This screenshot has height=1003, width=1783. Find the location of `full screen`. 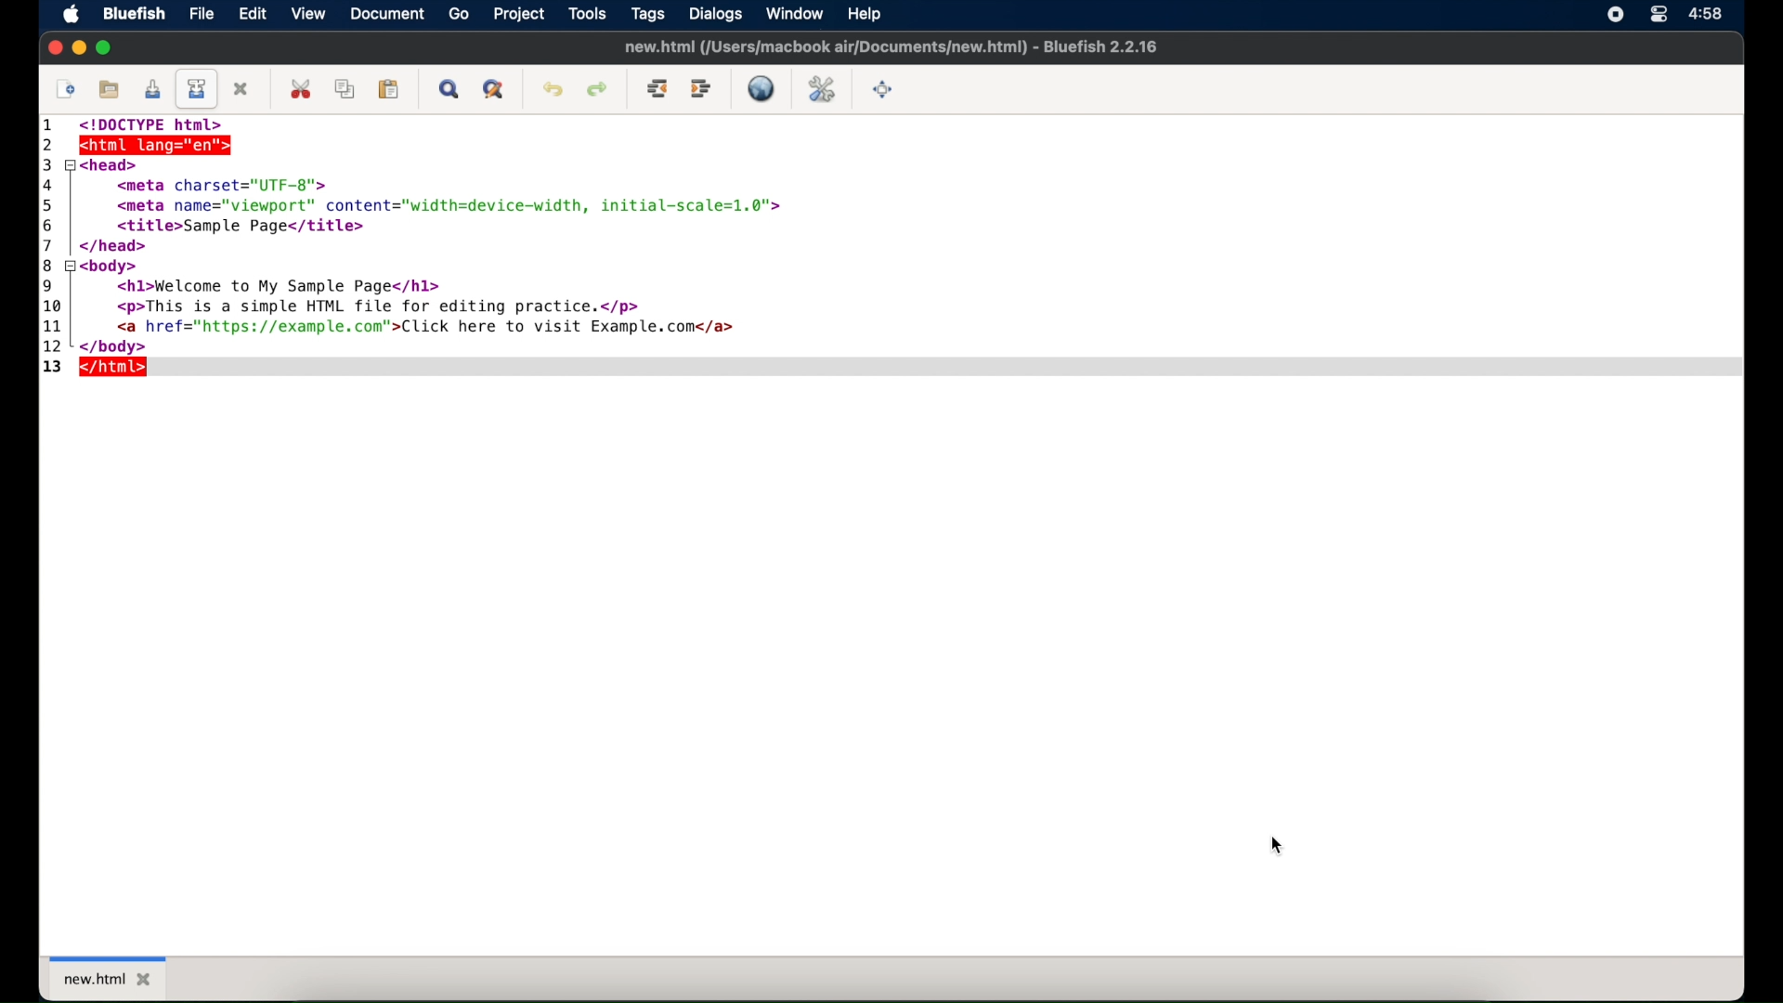

full screen is located at coordinates (883, 90).